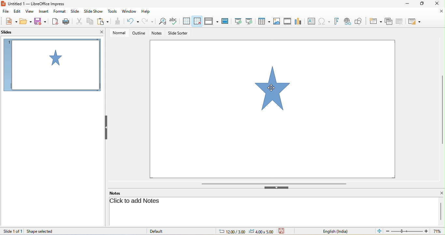 The height and width of the screenshot is (235, 445). Describe the element at coordinates (197, 20) in the screenshot. I see `snap to grid` at that location.